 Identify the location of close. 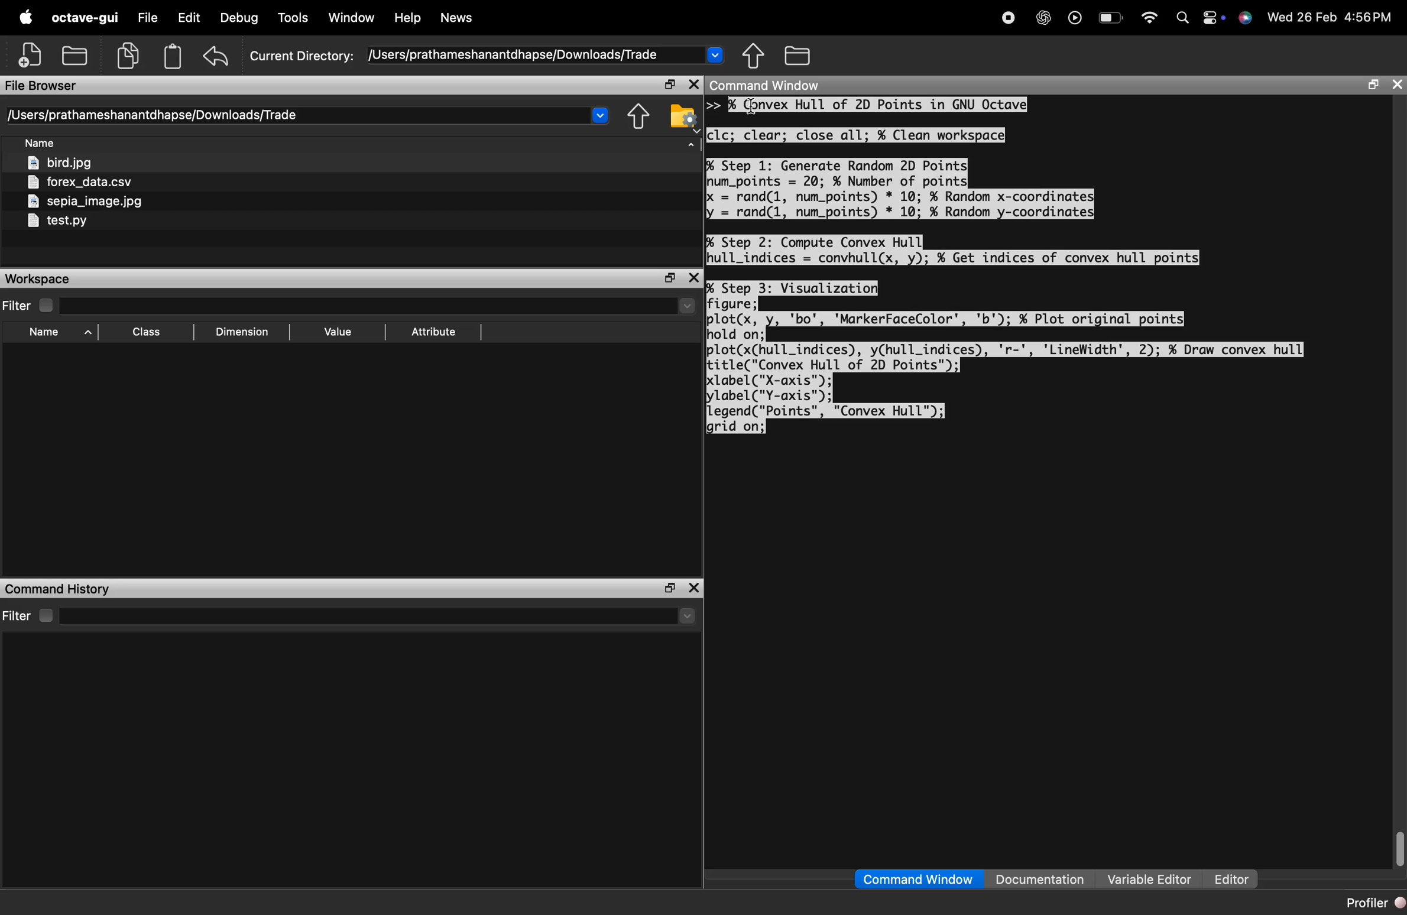
(695, 85).